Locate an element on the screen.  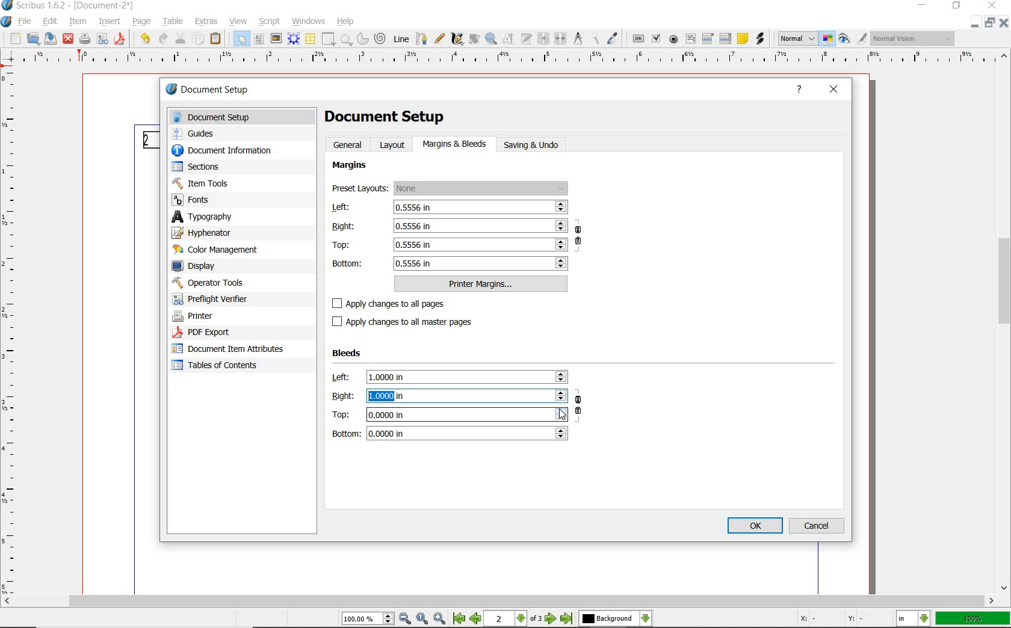
rotate item is located at coordinates (474, 38).